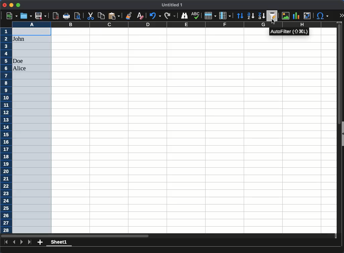 The height and width of the screenshot is (253, 344). I want to click on next sheet, so click(21, 242).